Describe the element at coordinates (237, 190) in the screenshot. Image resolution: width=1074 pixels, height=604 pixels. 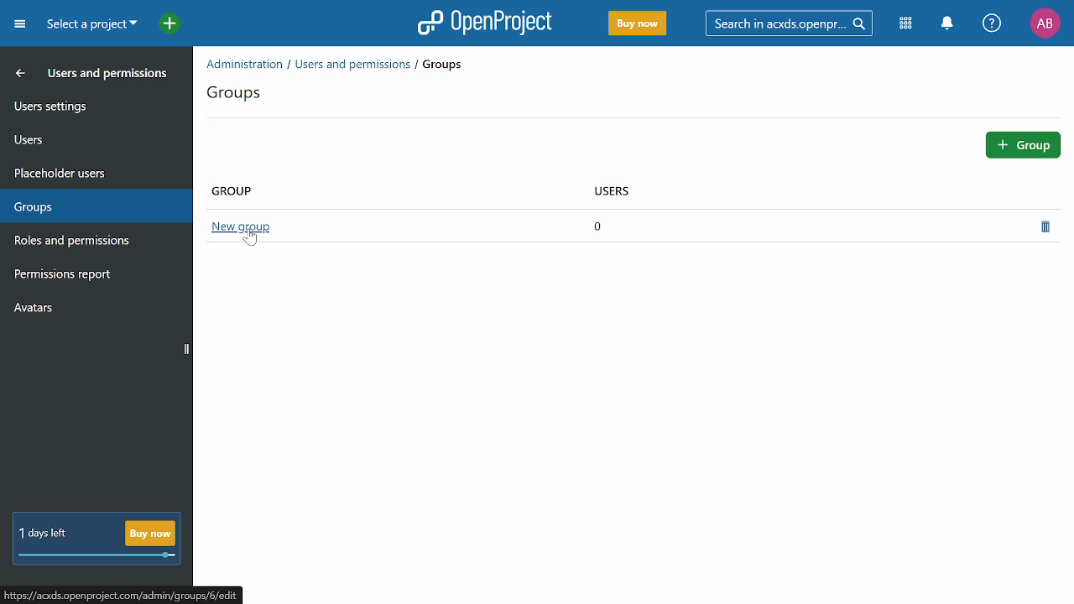
I see `group` at that location.